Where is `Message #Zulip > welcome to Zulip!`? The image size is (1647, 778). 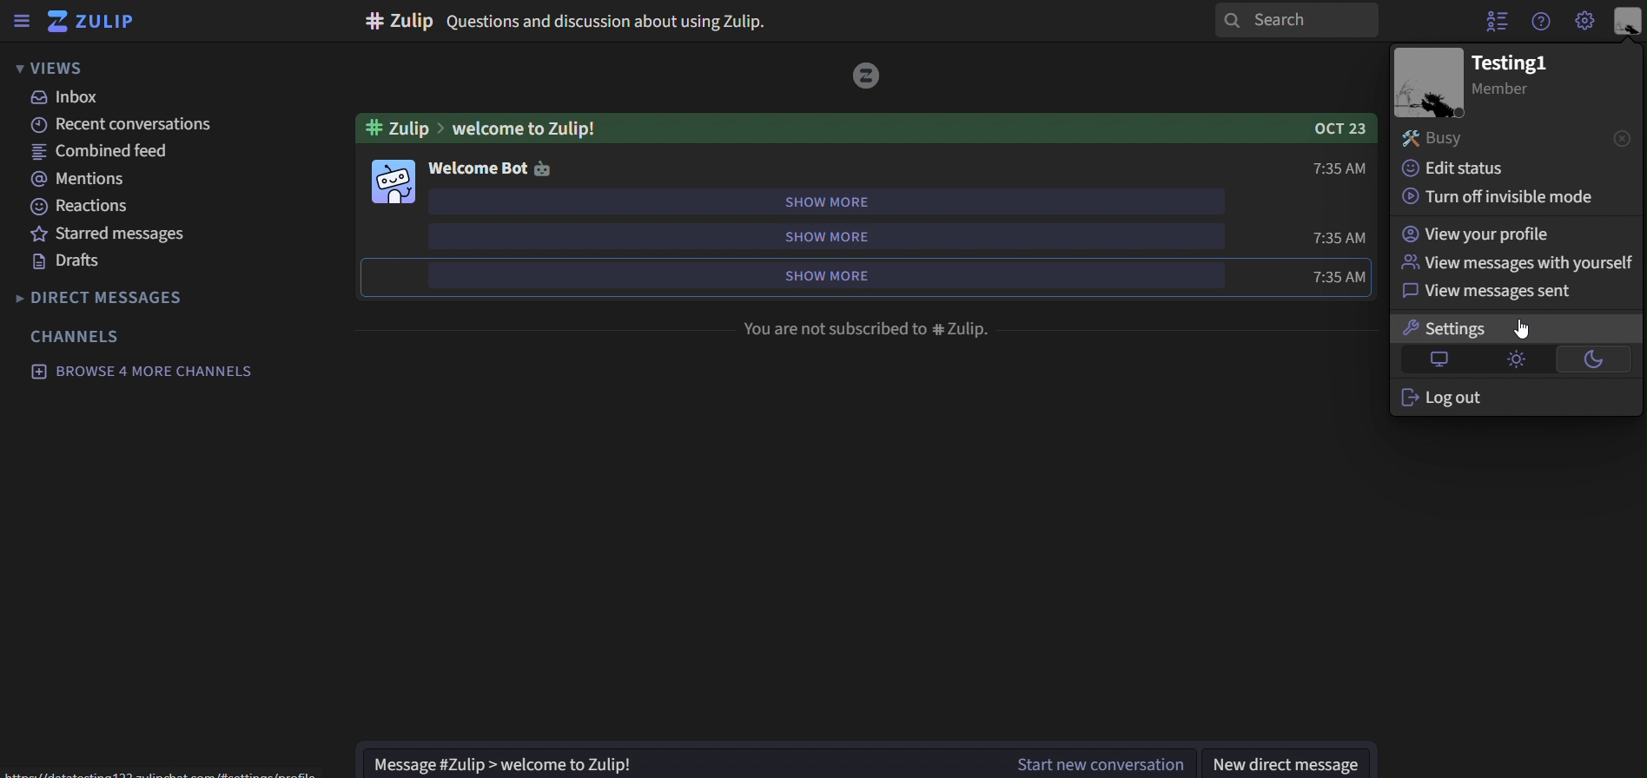
Message #Zulip > welcome to Zulip! is located at coordinates (674, 761).